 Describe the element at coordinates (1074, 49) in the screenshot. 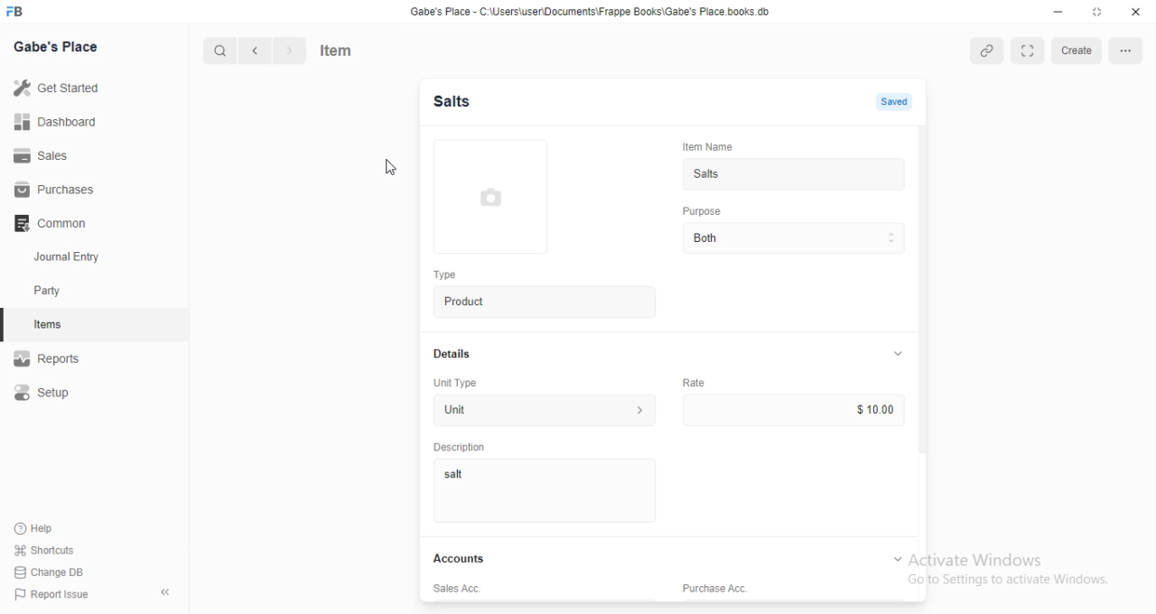

I see `create` at that location.